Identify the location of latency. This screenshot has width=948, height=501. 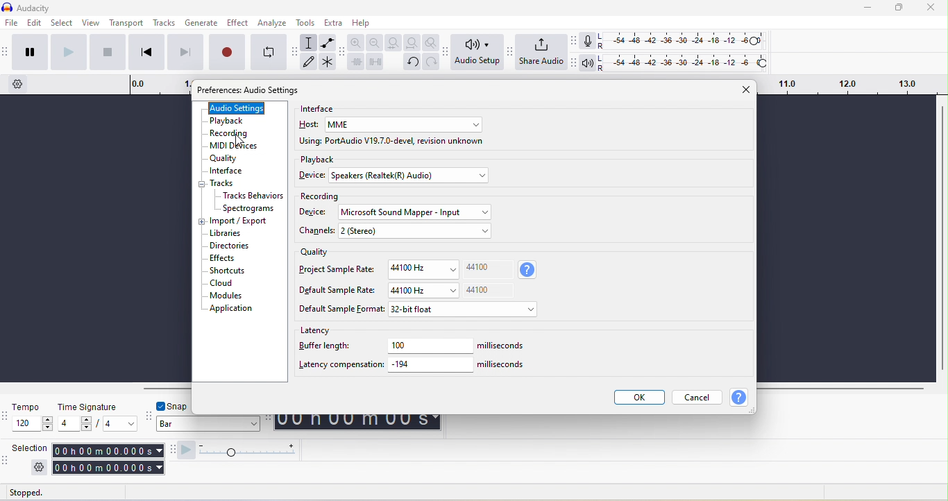
(325, 330).